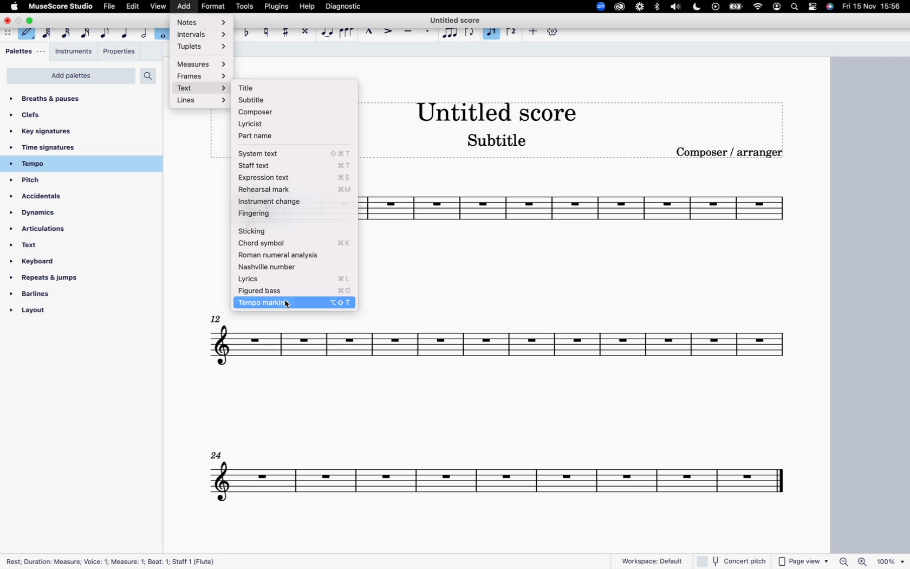 The width and height of the screenshot is (910, 569). What do you see at coordinates (8, 21) in the screenshot?
I see `close` at bounding box center [8, 21].